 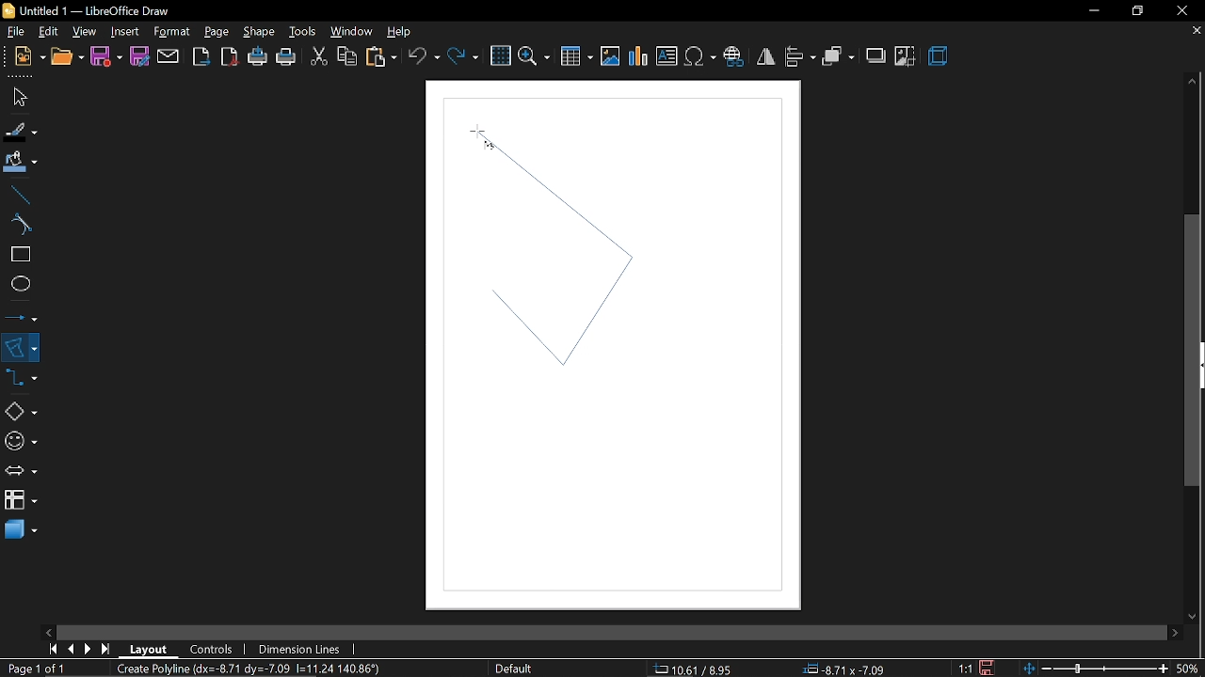 I want to click on dimension, so click(x=299, y=648).